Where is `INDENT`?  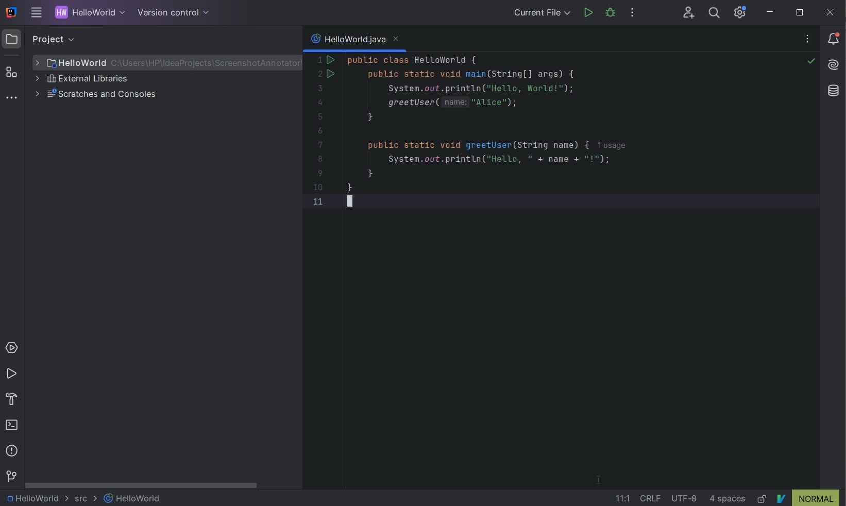 INDENT is located at coordinates (729, 499).